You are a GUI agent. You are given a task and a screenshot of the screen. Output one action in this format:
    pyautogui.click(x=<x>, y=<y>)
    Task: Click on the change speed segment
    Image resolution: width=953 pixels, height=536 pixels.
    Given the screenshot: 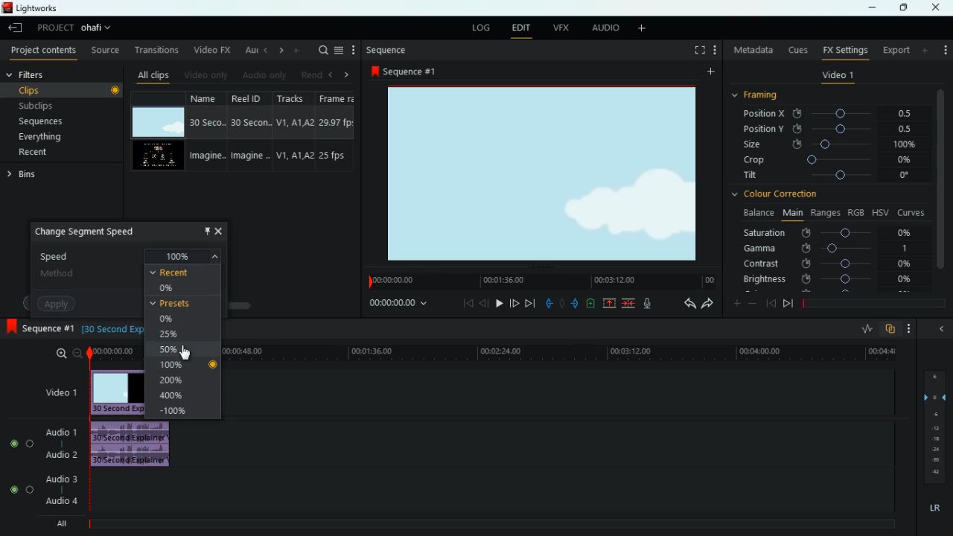 What is the action you would take?
    pyautogui.click(x=93, y=233)
    